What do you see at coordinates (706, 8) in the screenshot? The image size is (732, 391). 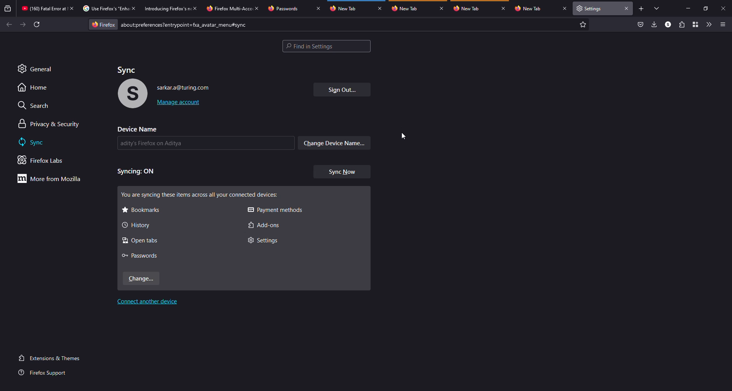 I see `maximize` at bounding box center [706, 8].